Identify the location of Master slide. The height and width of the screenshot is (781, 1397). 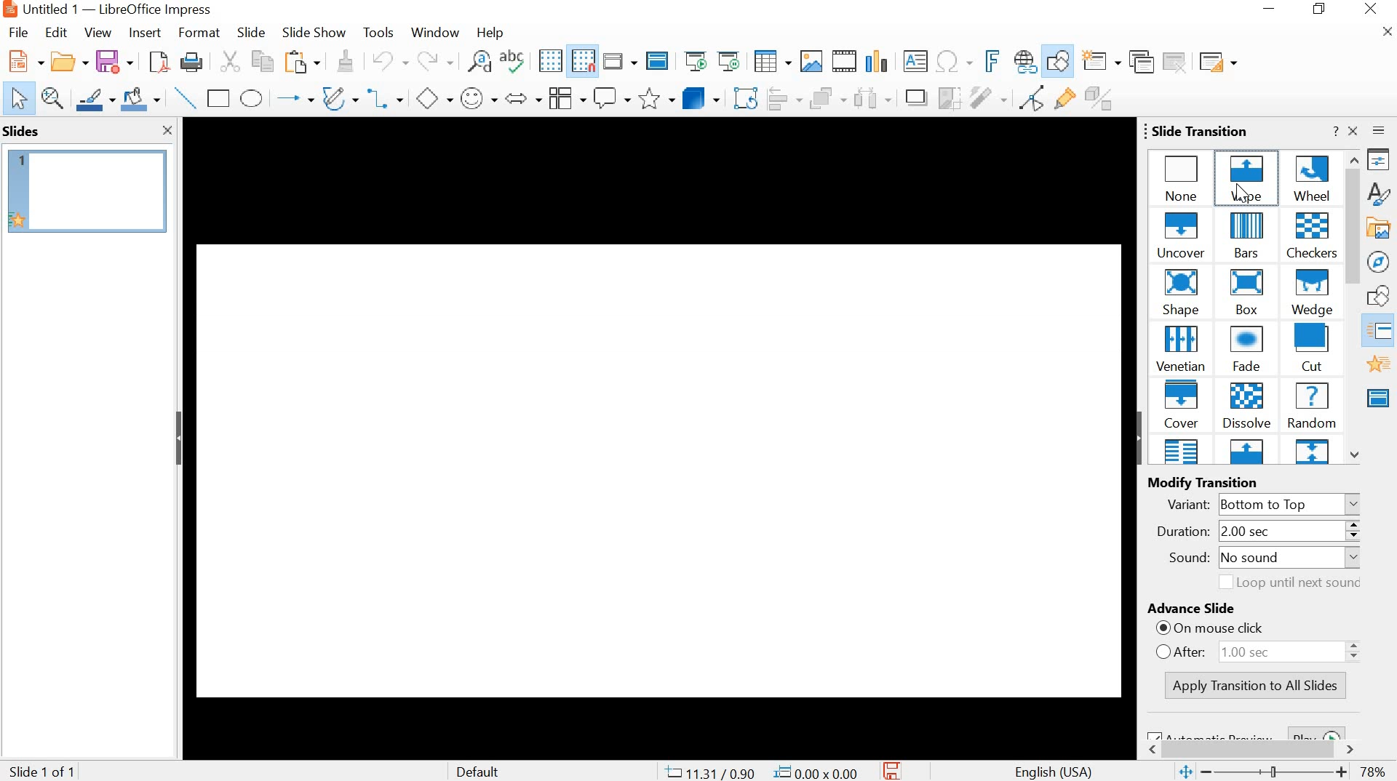
(659, 60).